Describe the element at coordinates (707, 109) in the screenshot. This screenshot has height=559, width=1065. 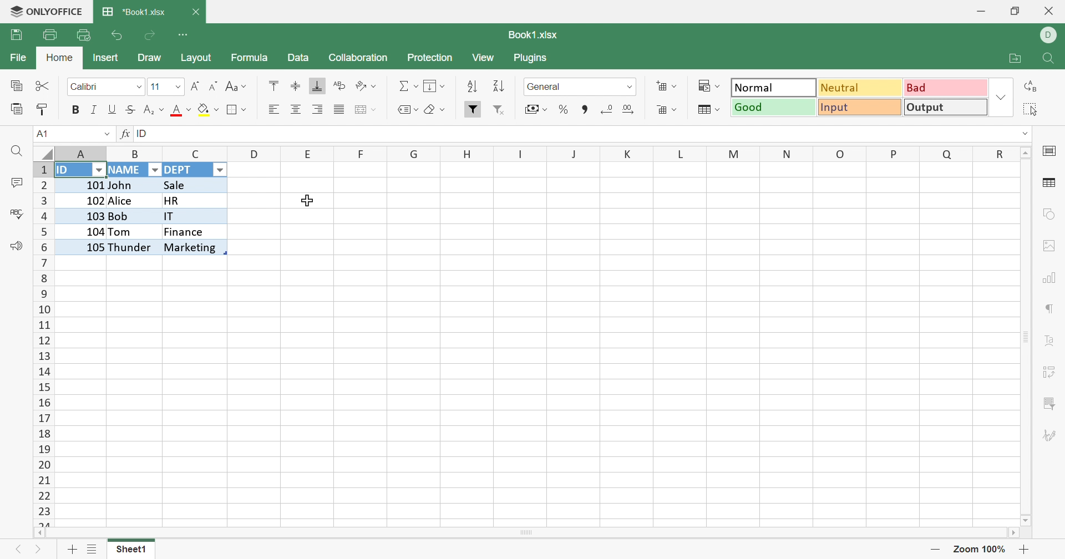
I see `Format Table as Template` at that location.